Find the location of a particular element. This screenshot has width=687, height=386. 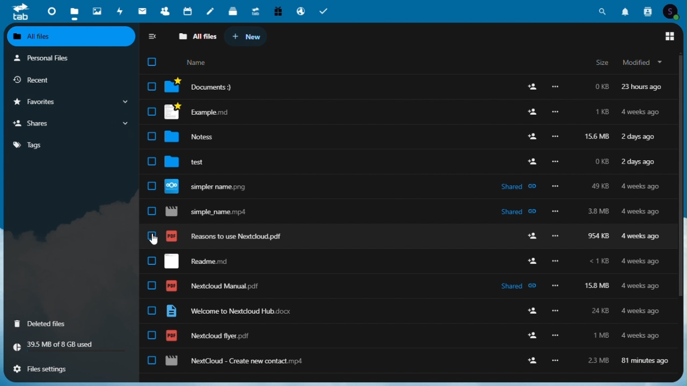

contacts is located at coordinates (647, 11).